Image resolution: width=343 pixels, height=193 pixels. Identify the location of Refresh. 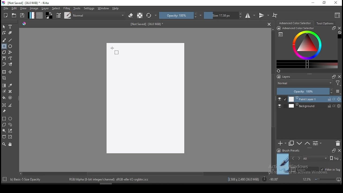
(281, 71).